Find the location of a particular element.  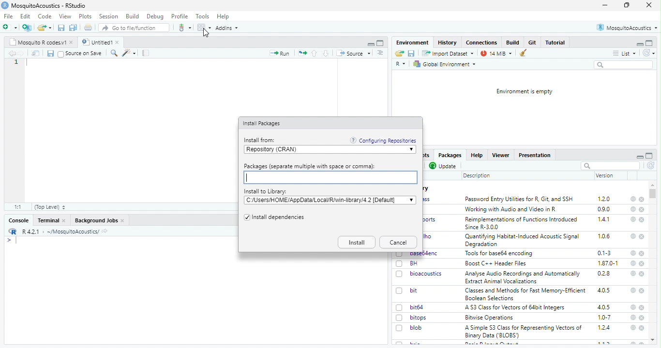

share is located at coordinates (400, 53).